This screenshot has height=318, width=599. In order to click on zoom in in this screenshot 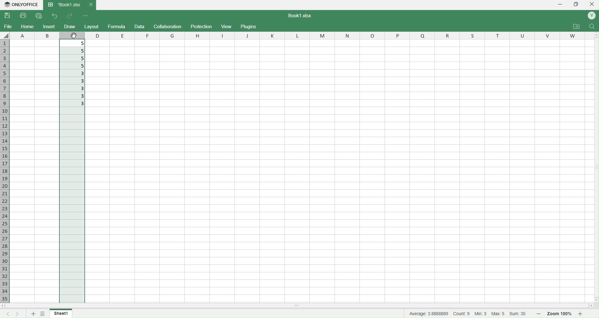, I will do `click(580, 314)`.